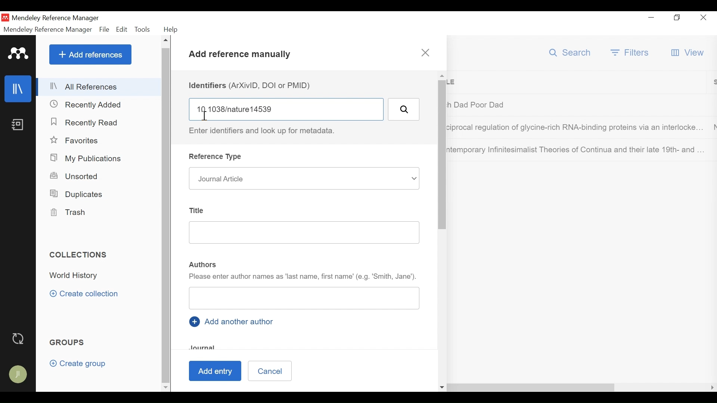 This screenshot has height=403, width=717. I want to click on Recently Read, so click(89, 123).